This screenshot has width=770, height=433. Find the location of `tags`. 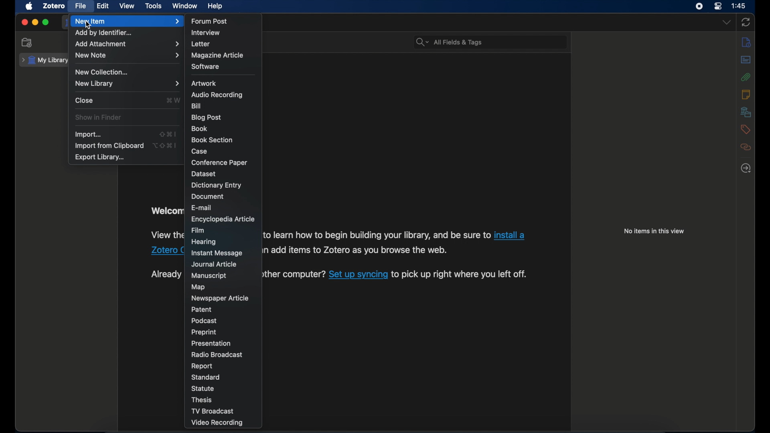

tags is located at coordinates (746, 129).